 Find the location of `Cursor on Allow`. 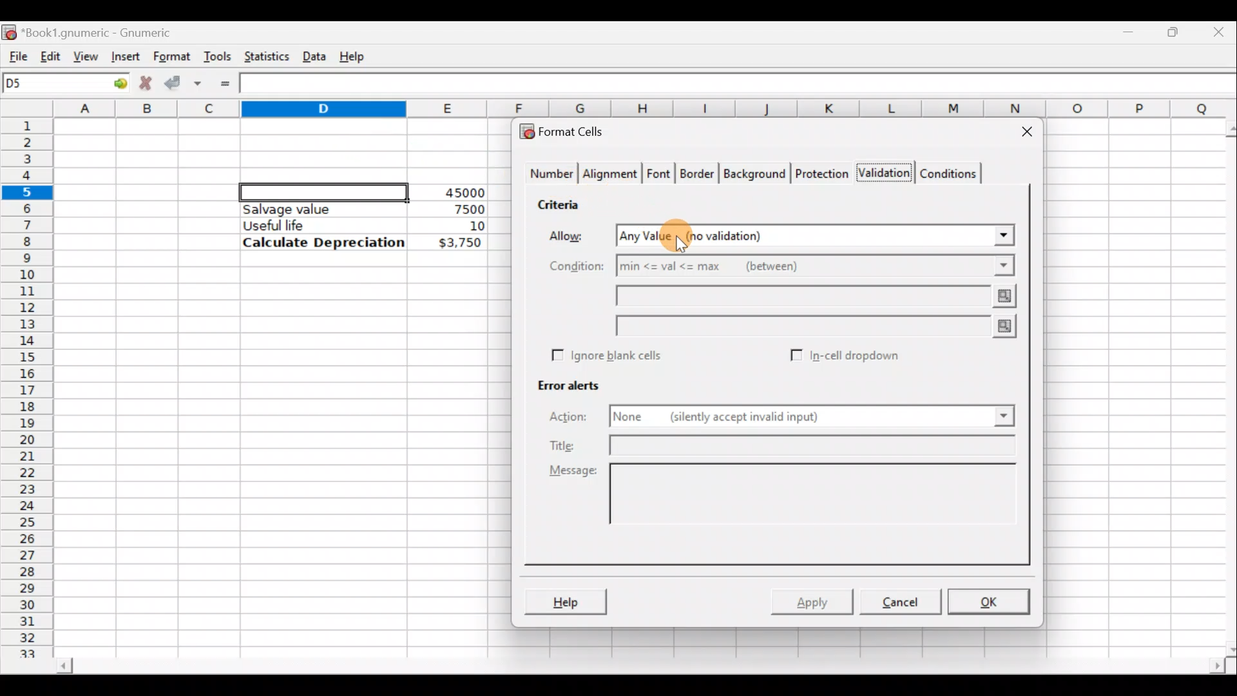

Cursor on Allow is located at coordinates (697, 238).